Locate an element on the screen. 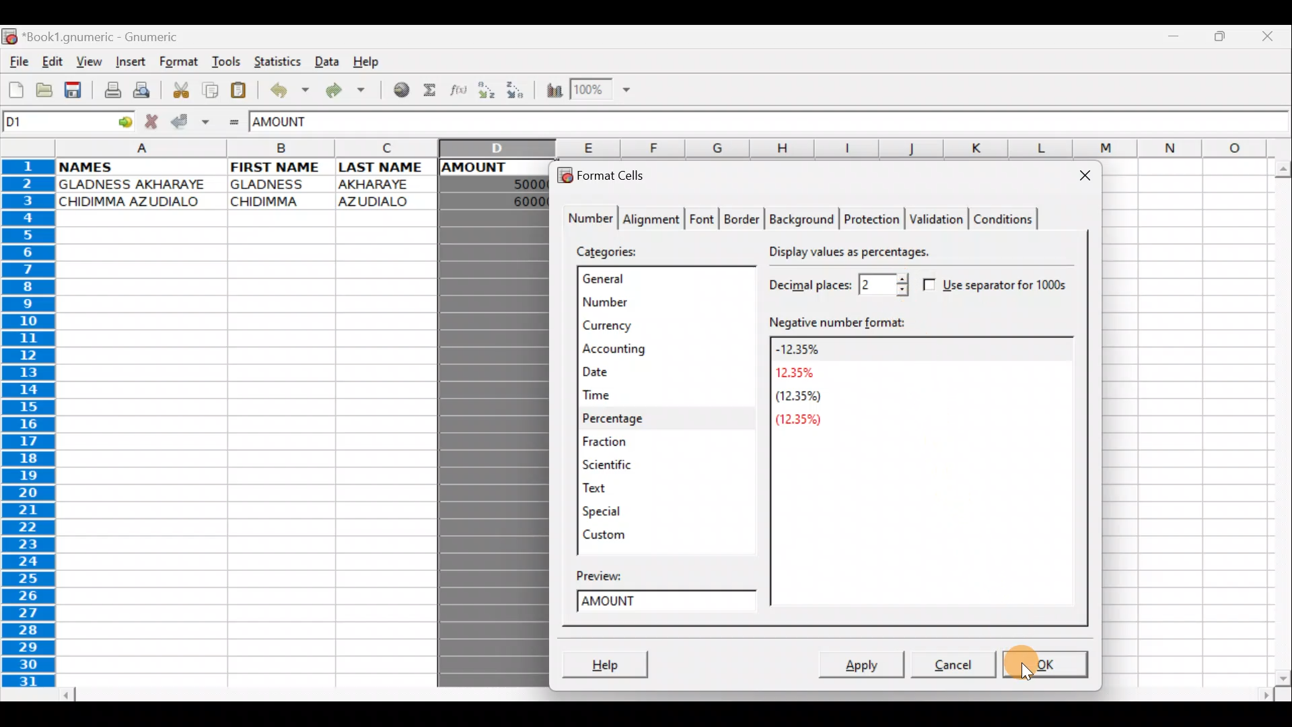 The height and width of the screenshot is (727, 1292). Insert Chart is located at coordinates (549, 90).